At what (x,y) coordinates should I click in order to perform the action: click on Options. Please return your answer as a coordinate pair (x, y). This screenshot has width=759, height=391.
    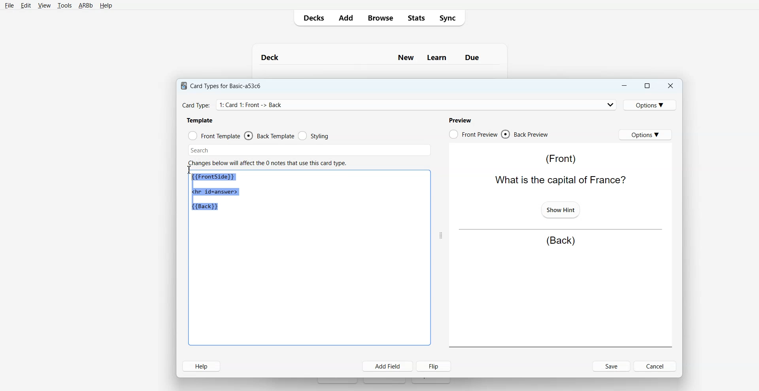
    Looking at the image, I should click on (651, 105).